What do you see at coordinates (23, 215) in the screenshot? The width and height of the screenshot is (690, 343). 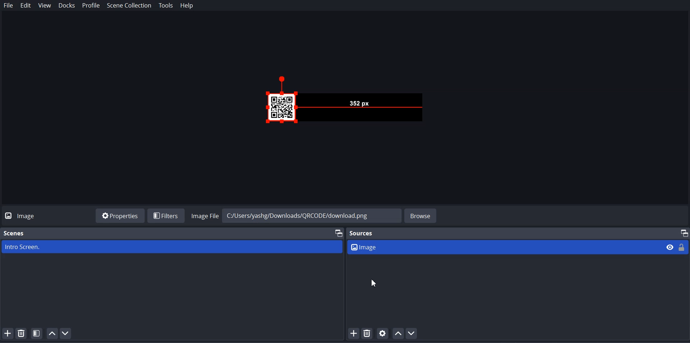 I see `Logo` at bounding box center [23, 215].